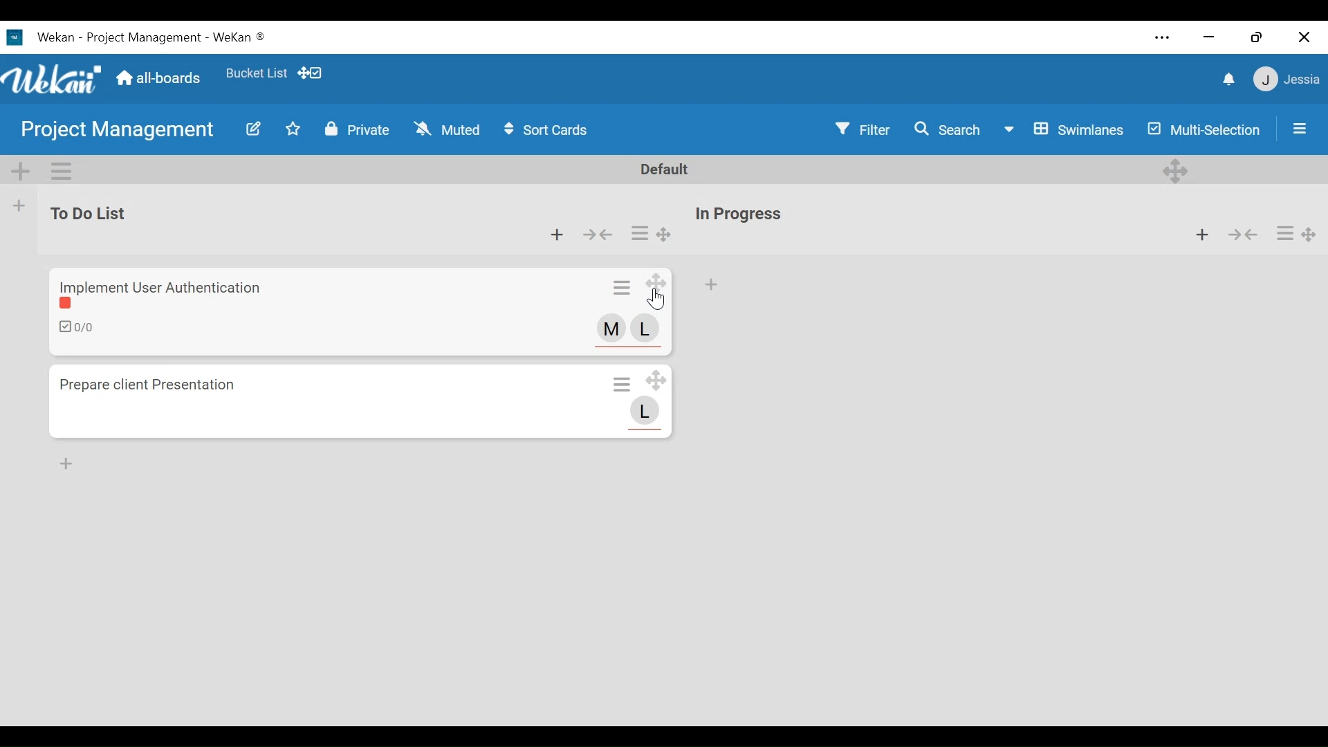 The height and width of the screenshot is (747, 1328). What do you see at coordinates (1225, 80) in the screenshot?
I see `notifications` at bounding box center [1225, 80].